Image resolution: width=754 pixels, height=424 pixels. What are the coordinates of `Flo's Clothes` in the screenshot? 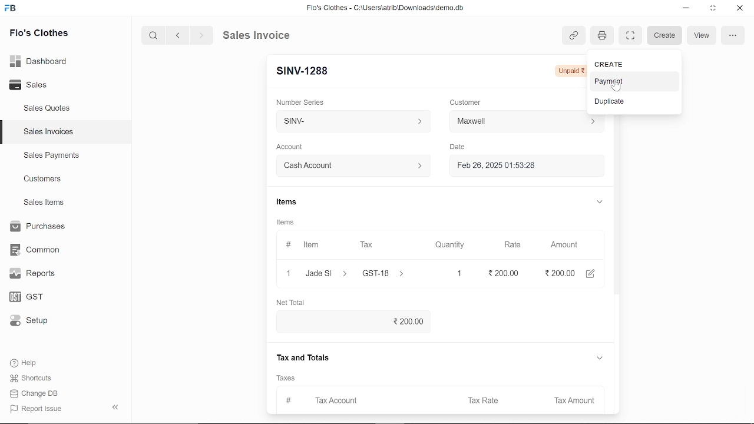 It's located at (39, 34).